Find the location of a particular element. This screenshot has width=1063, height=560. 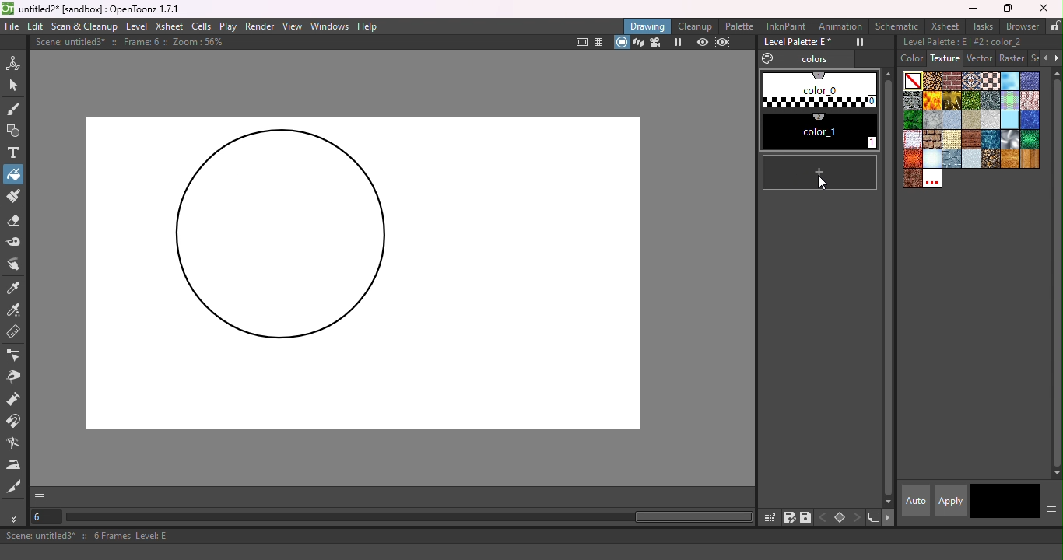

Brush tool is located at coordinates (15, 109).